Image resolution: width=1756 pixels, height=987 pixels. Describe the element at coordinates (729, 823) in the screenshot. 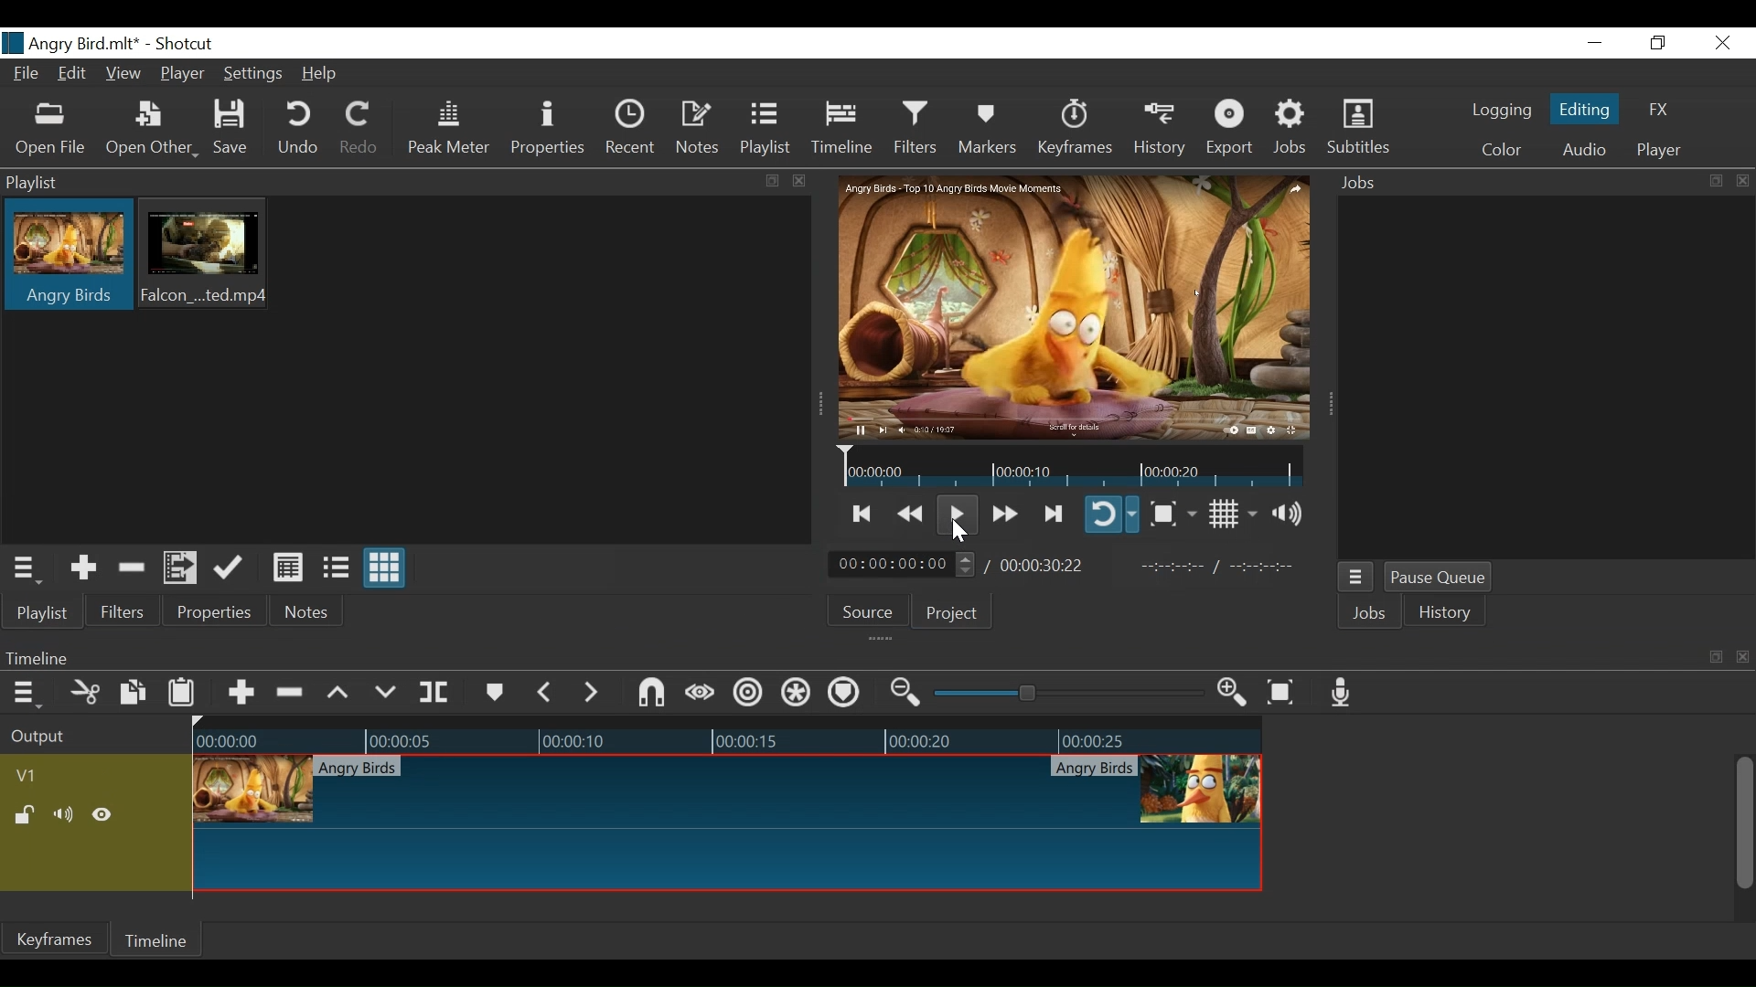

I see `Clip at thumbnail` at that location.